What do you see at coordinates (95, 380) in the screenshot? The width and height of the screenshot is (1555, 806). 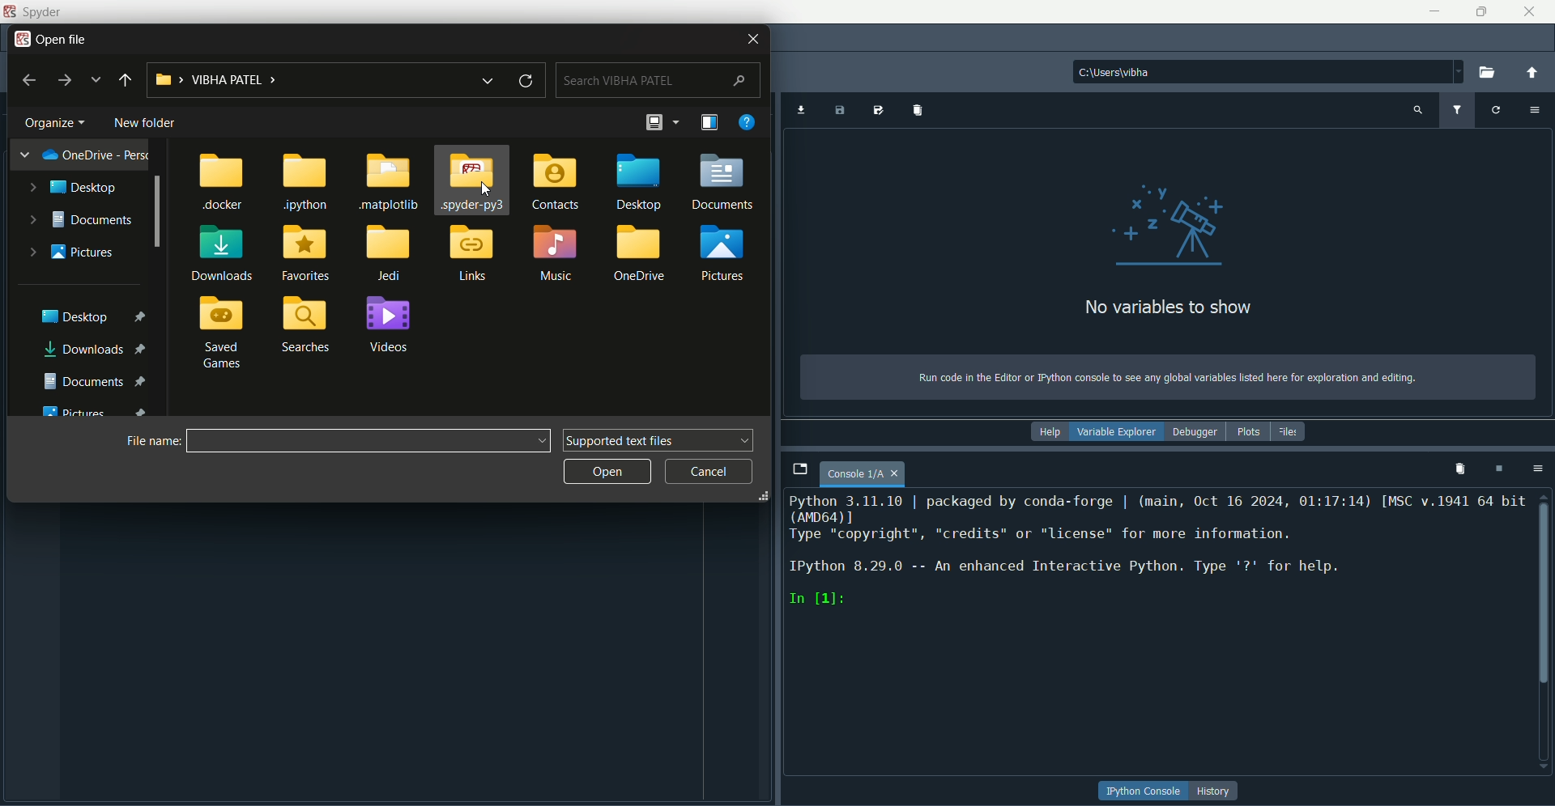 I see `documents` at bounding box center [95, 380].